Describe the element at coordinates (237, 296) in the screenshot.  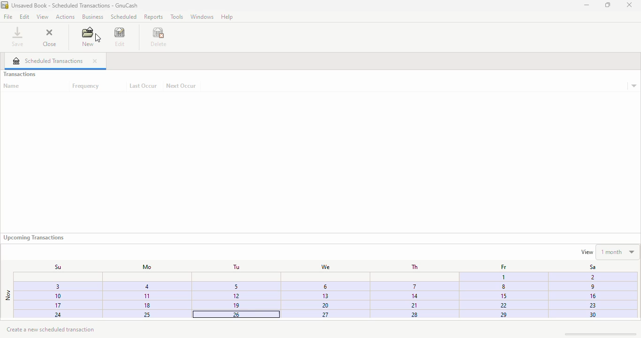
I see `12` at that location.